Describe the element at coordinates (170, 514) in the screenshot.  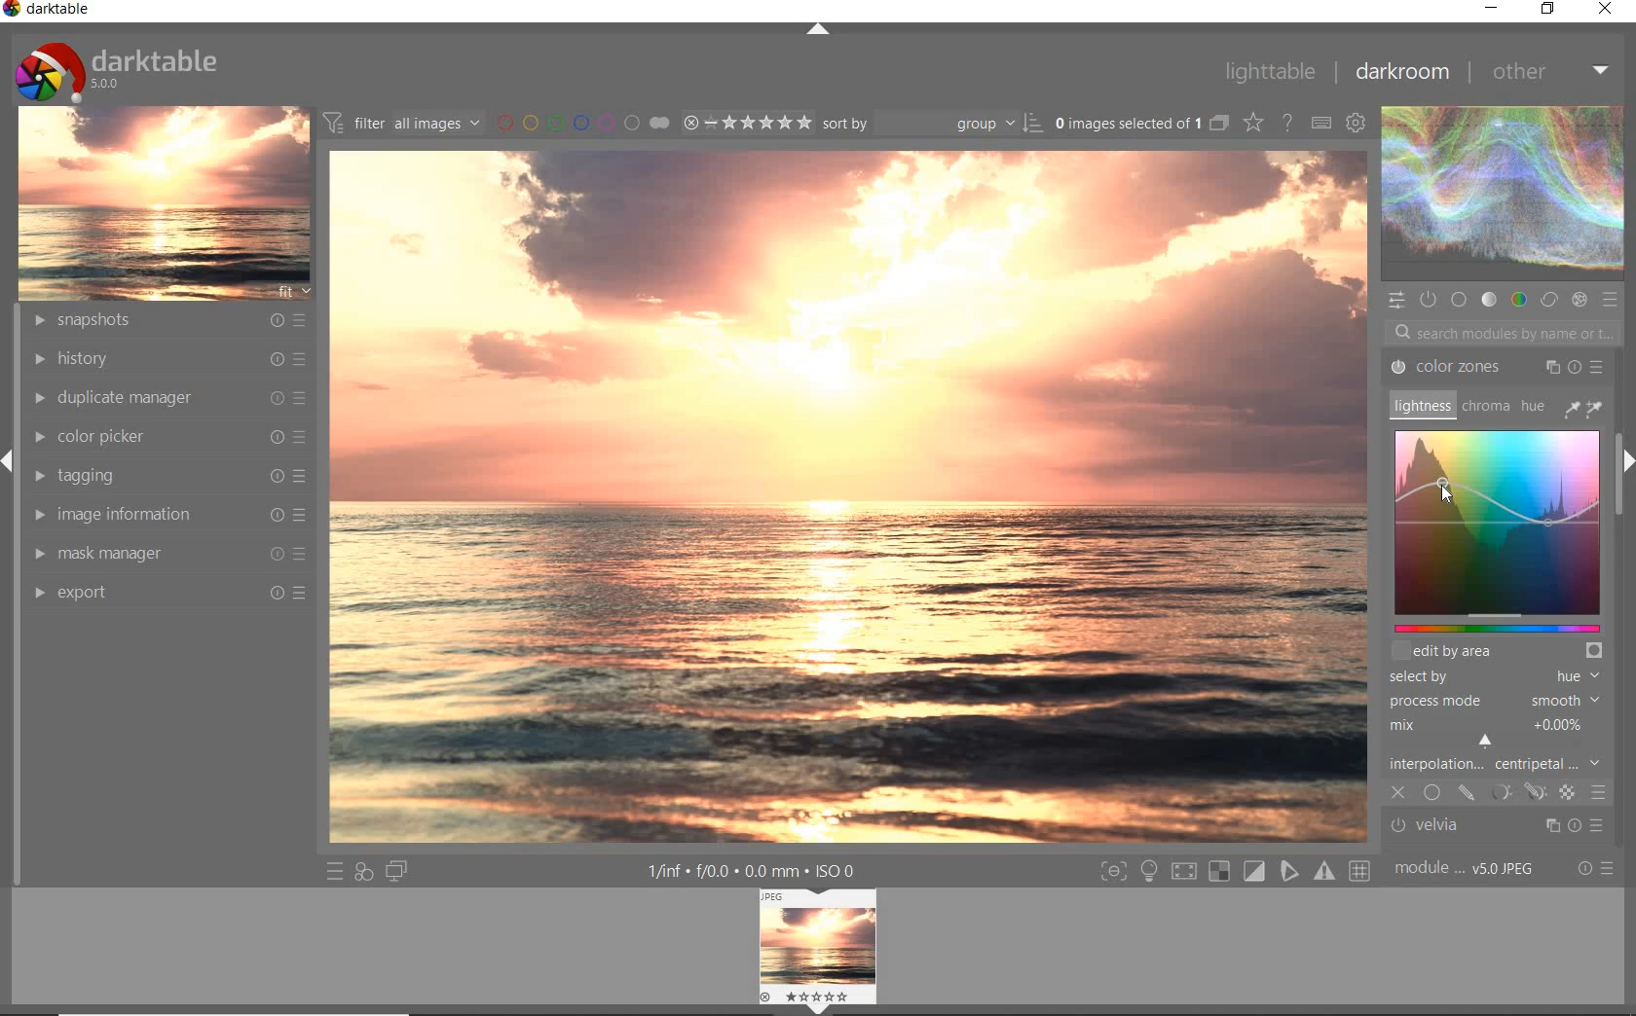
I see `IMAGE INFORMATION` at that location.